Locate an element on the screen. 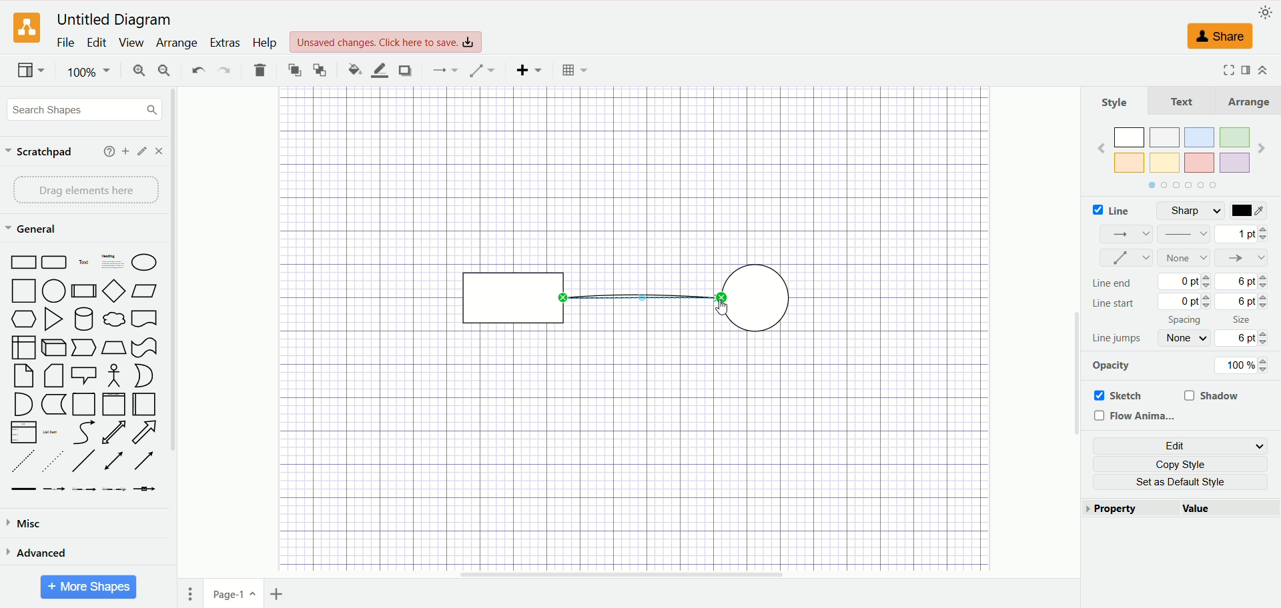 Image resolution: width=1281 pixels, height=608 pixels. style is located at coordinates (1115, 100).